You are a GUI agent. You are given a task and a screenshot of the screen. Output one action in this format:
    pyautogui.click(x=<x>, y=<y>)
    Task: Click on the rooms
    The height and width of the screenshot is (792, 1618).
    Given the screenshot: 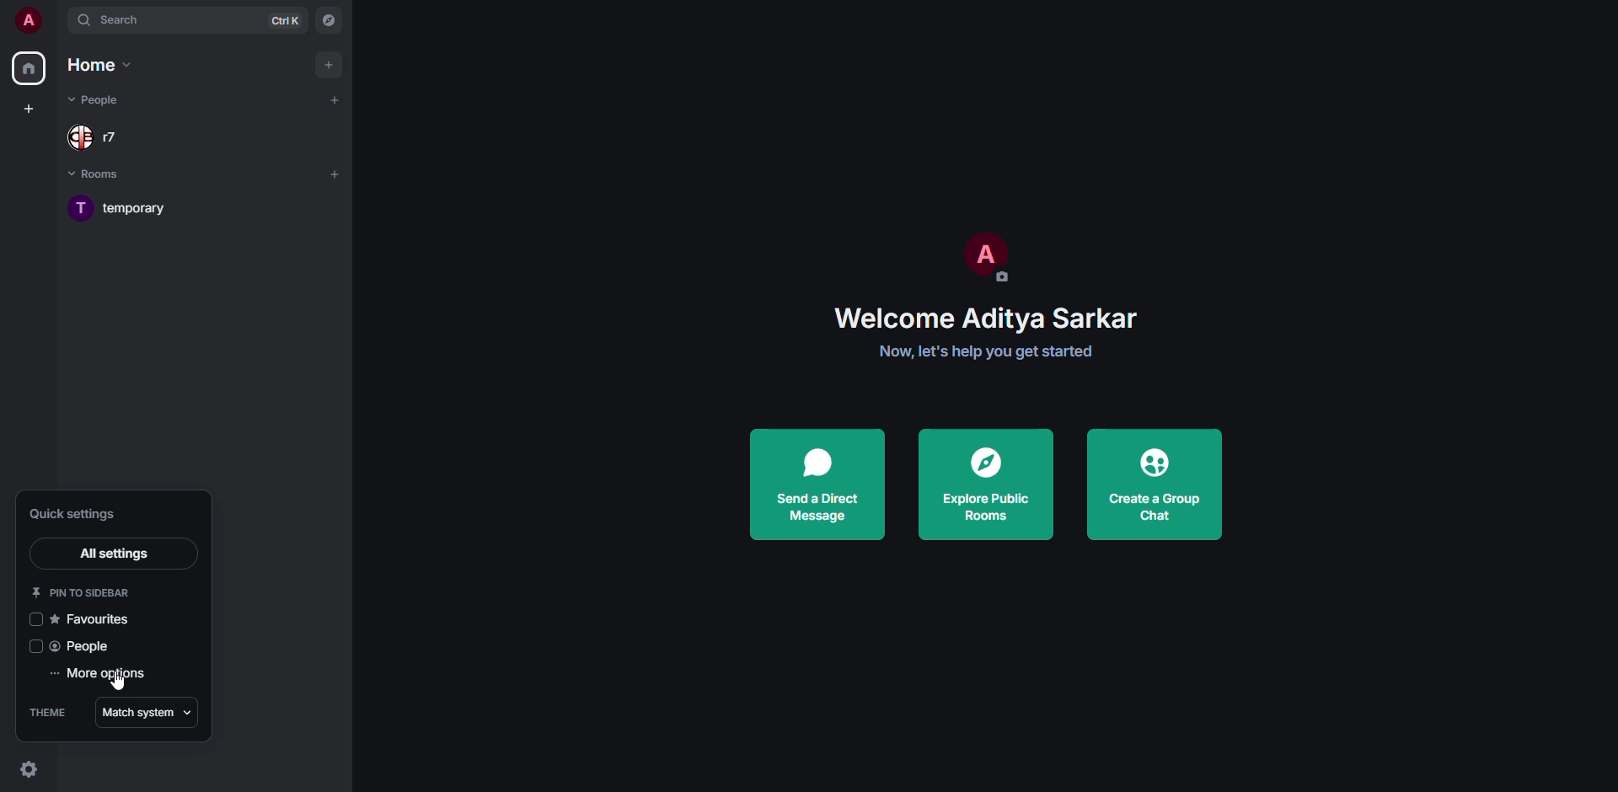 What is the action you would take?
    pyautogui.click(x=104, y=175)
    